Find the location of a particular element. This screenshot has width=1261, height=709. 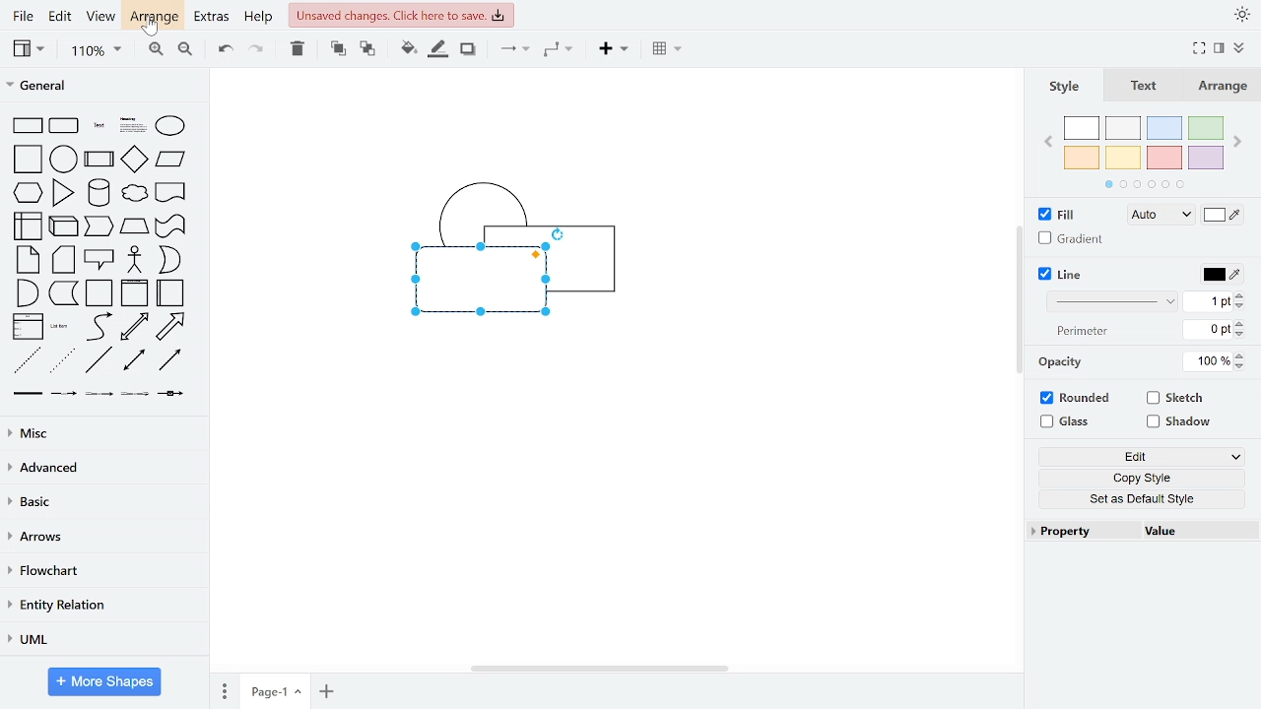

misc is located at coordinates (105, 431).